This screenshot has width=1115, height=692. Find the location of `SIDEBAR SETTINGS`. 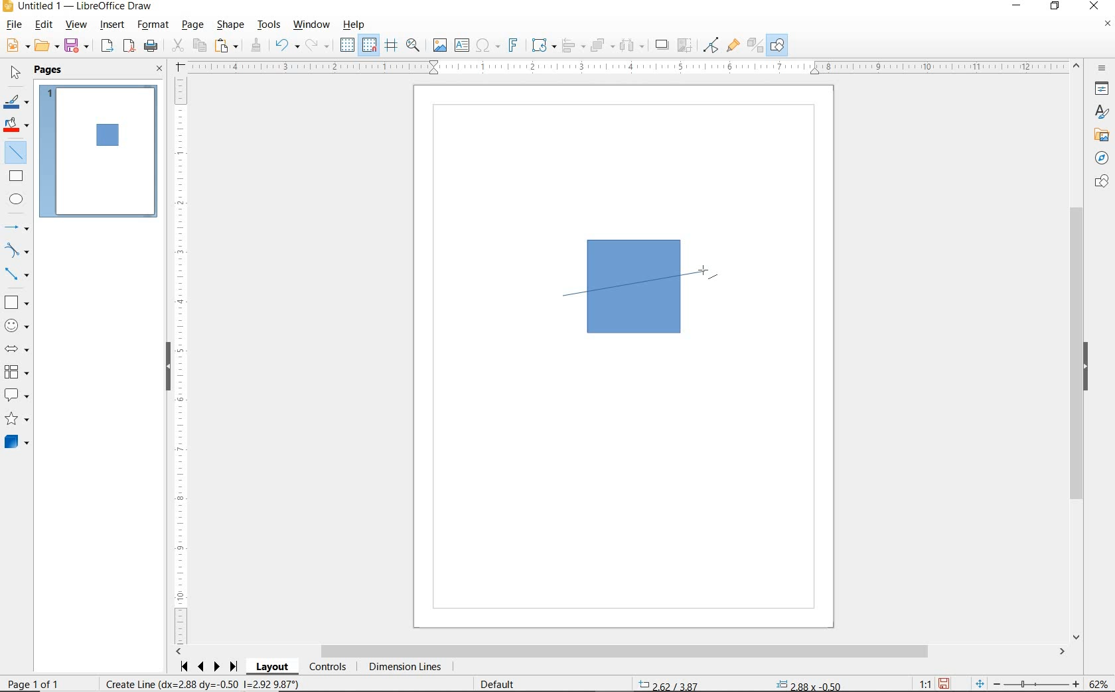

SIDEBAR SETTINGS is located at coordinates (1103, 69).